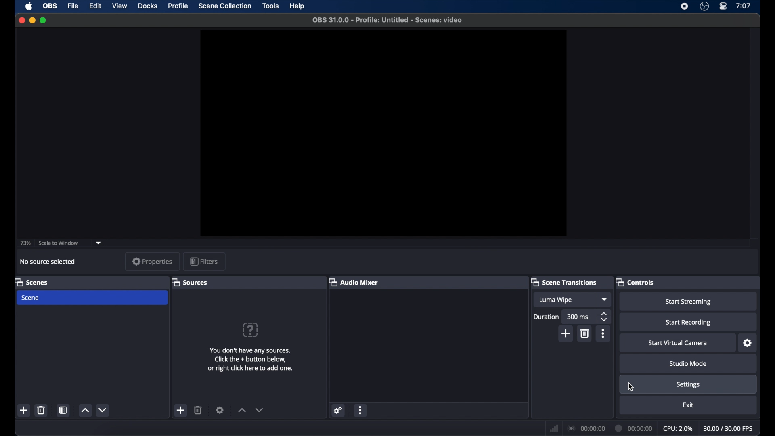 The image size is (775, 436). What do you see at coordinates (148, 6) in the screenshot?
I see `docks` at bounding box center [148, 6].